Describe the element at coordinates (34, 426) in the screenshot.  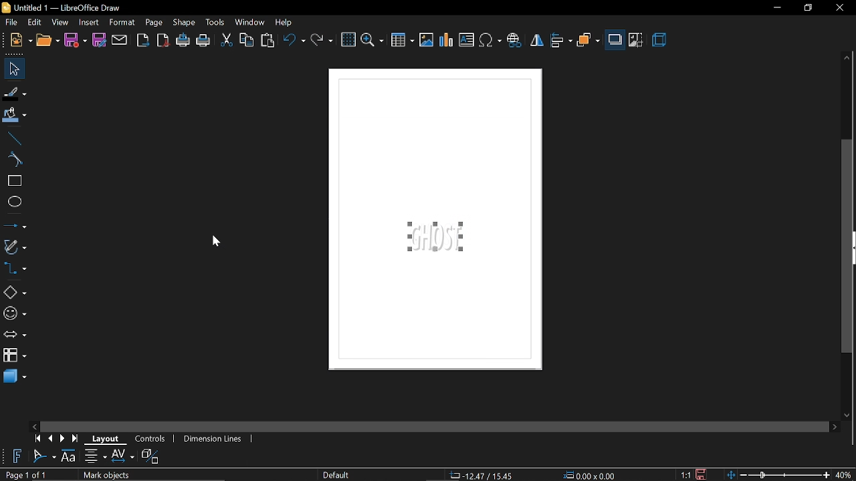
I see `move left` at that location.